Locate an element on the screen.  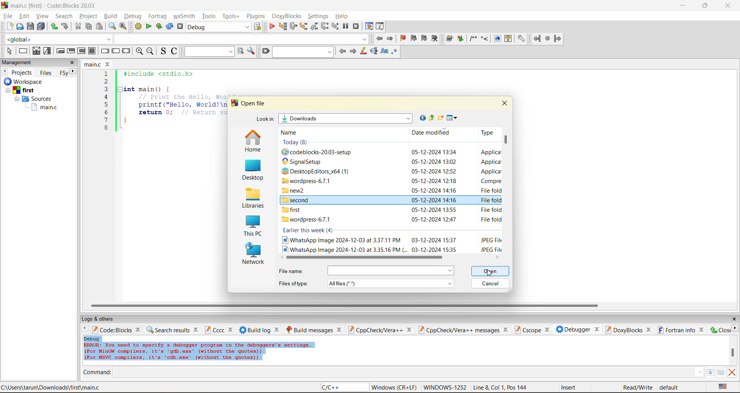
show options window is located at coordinates (251, 51).